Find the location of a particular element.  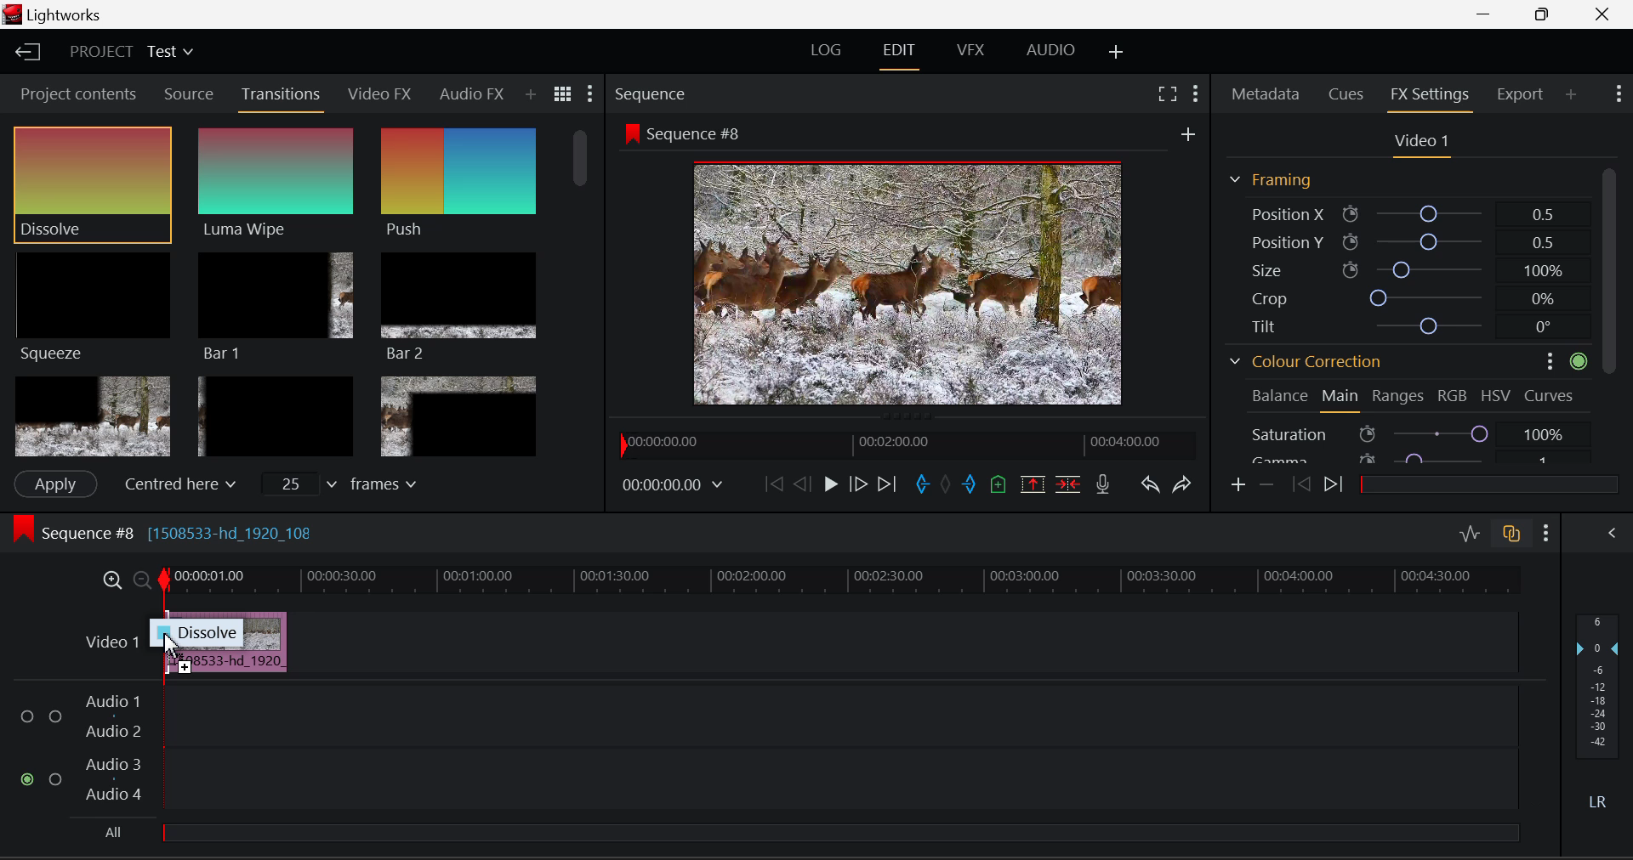

Tilt is located at coordinates (1403, 325).